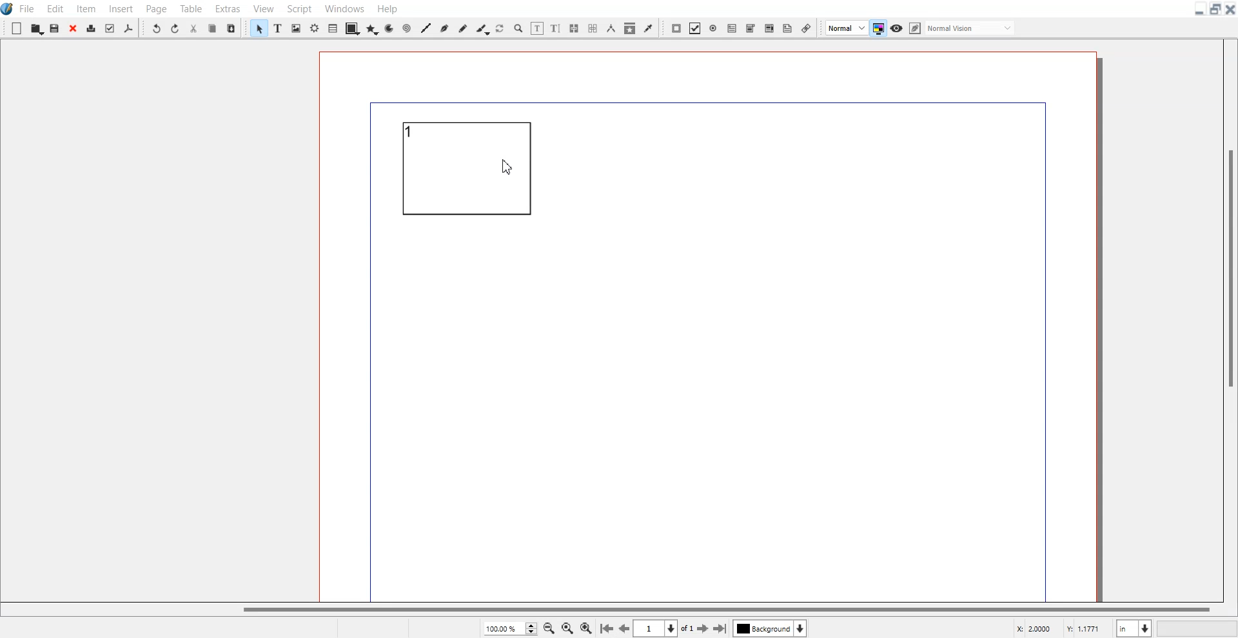 This screenshot has height=638, width=1238. What do you see at coordinates (16, 28) in the screenshot?
I see `New` at bounding box center [16, 28].